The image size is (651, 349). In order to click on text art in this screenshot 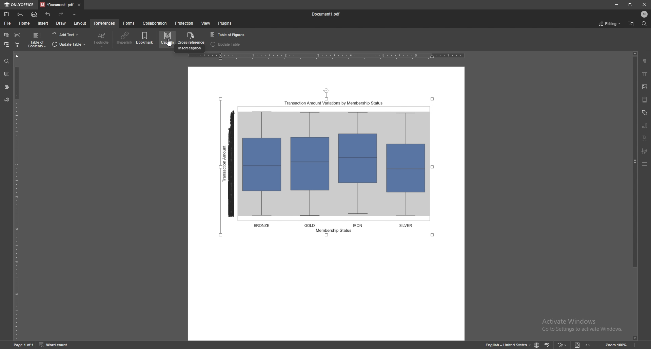, I will do `click(644, 138)`.